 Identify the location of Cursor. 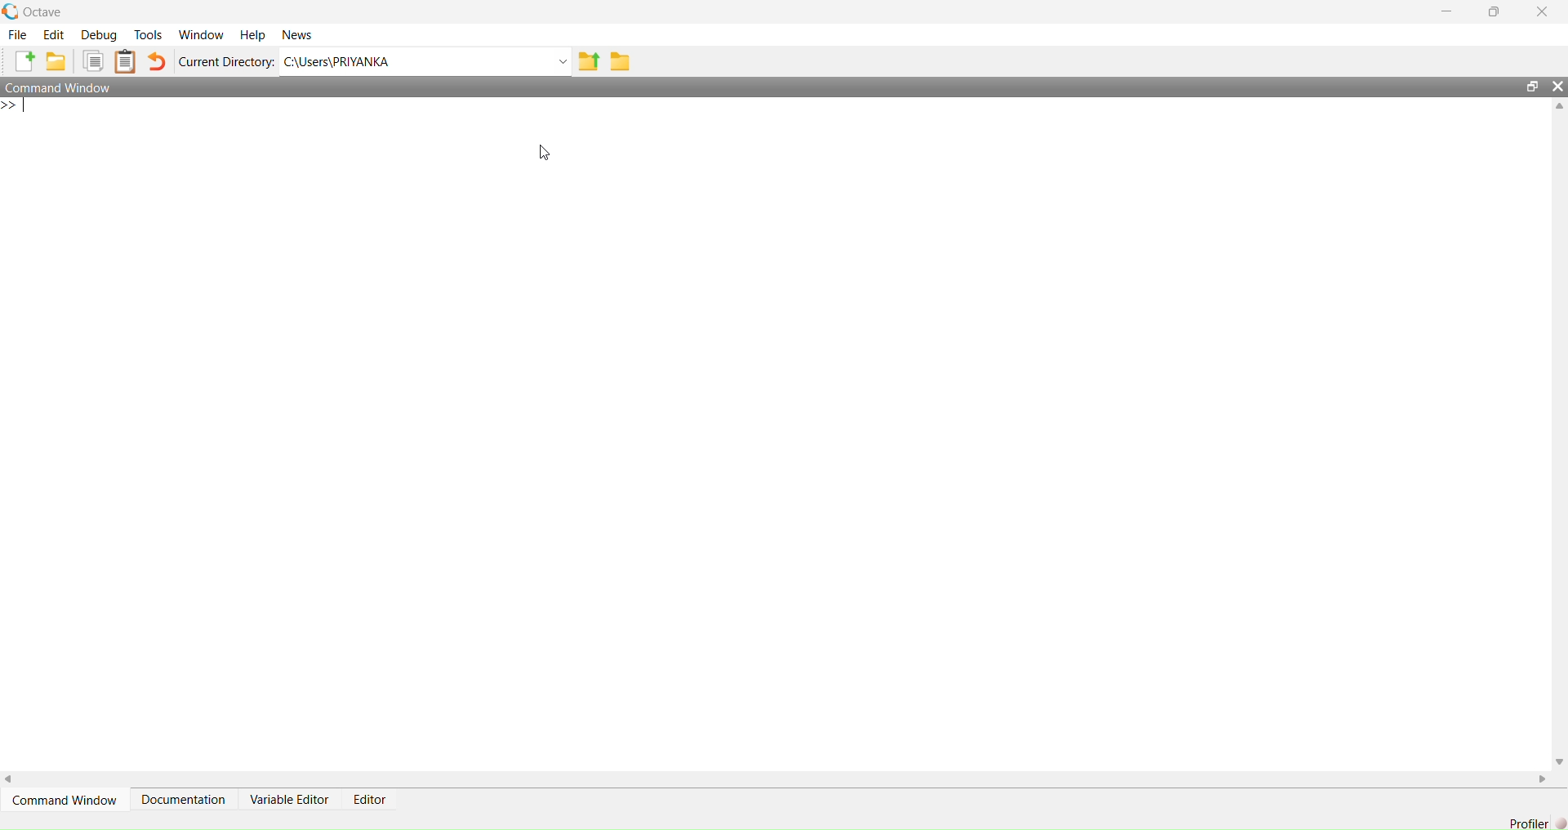
(546, 152).